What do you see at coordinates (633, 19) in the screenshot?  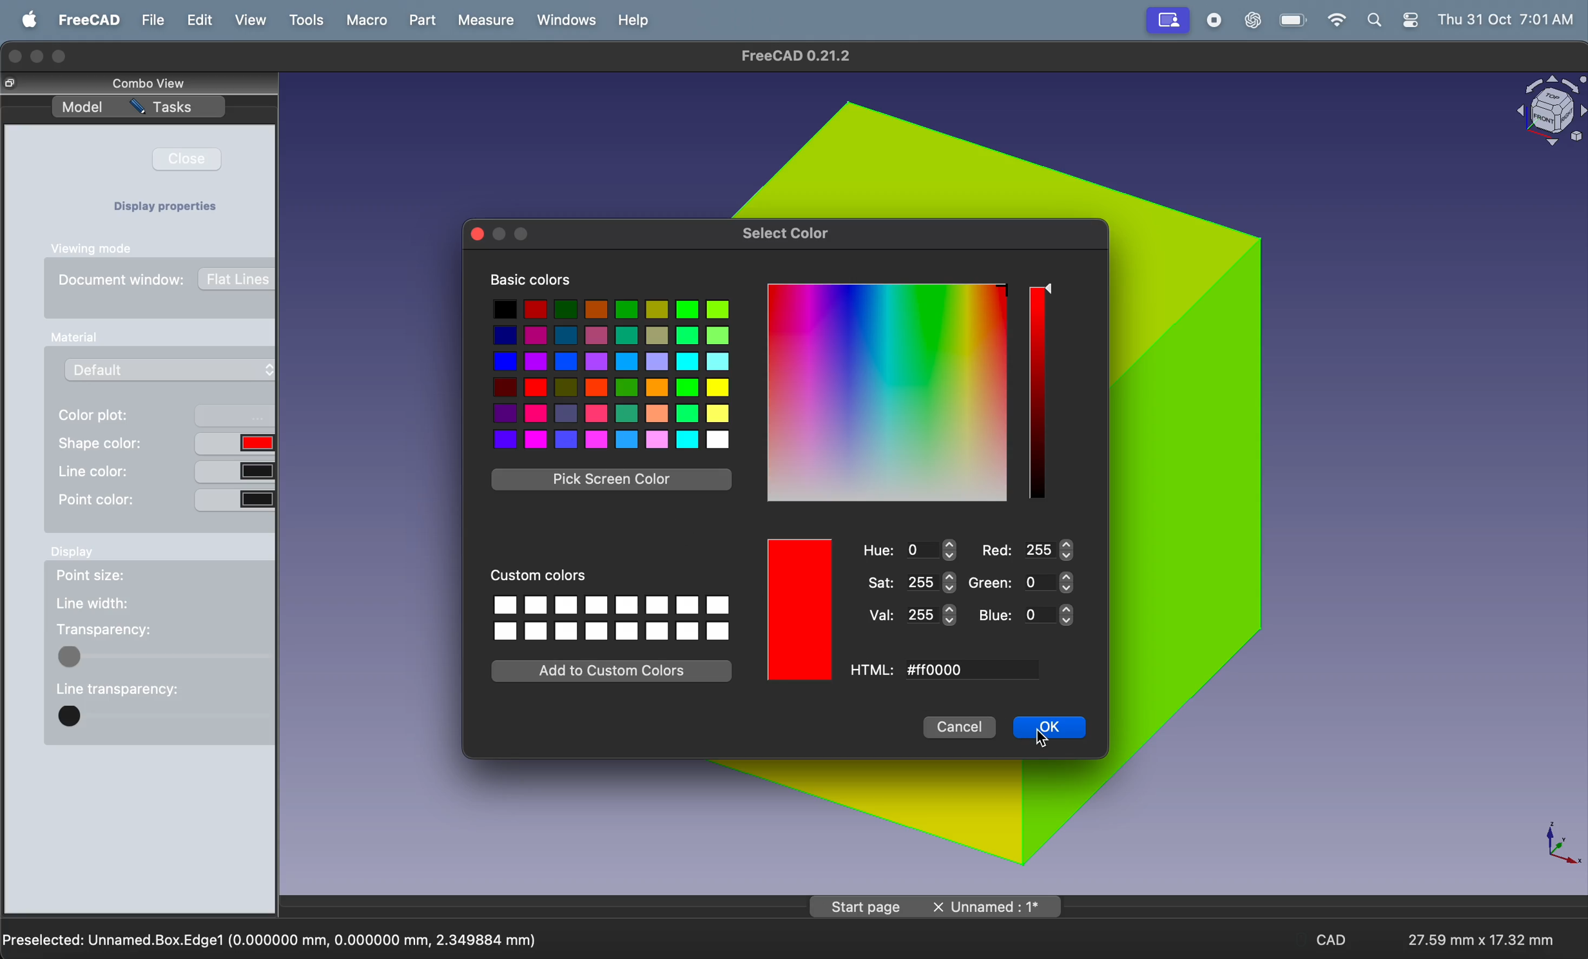 I see `help` at bounding box center [633, 19].